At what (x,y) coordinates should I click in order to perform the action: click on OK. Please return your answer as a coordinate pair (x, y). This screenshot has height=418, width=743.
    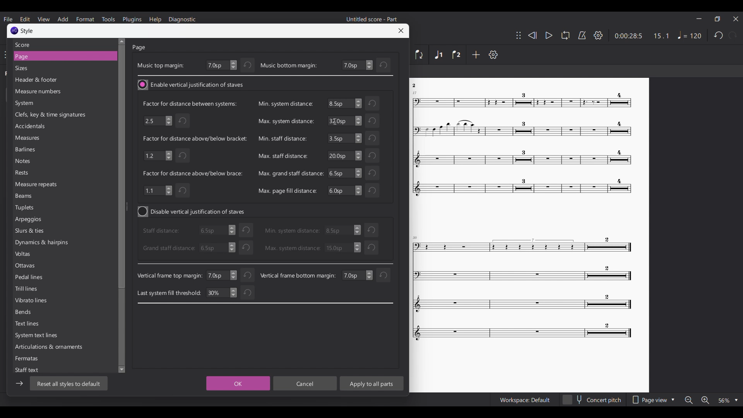
    Looking at the image, I should click on (236, 384).